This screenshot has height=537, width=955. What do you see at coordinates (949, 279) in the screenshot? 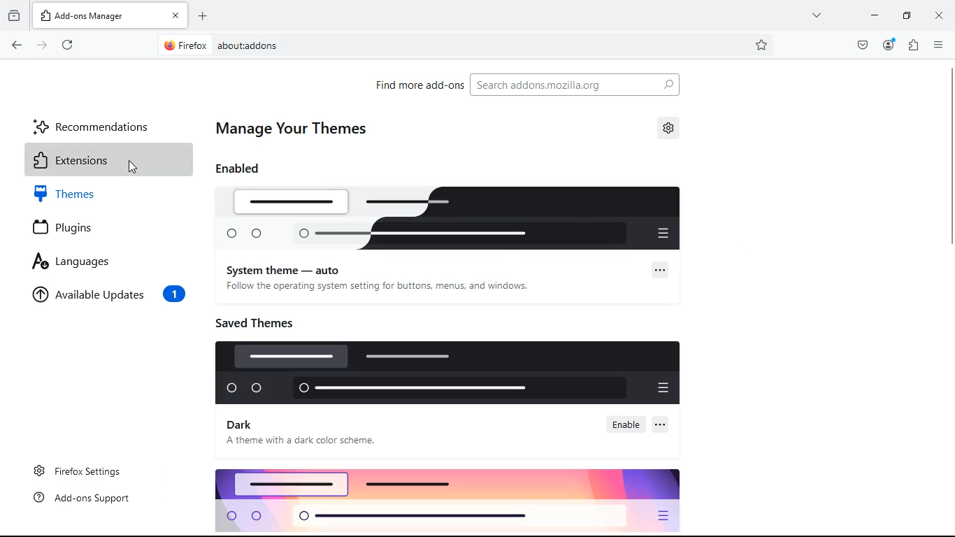
I see `scroll bar` at bounding box center [949, 279].